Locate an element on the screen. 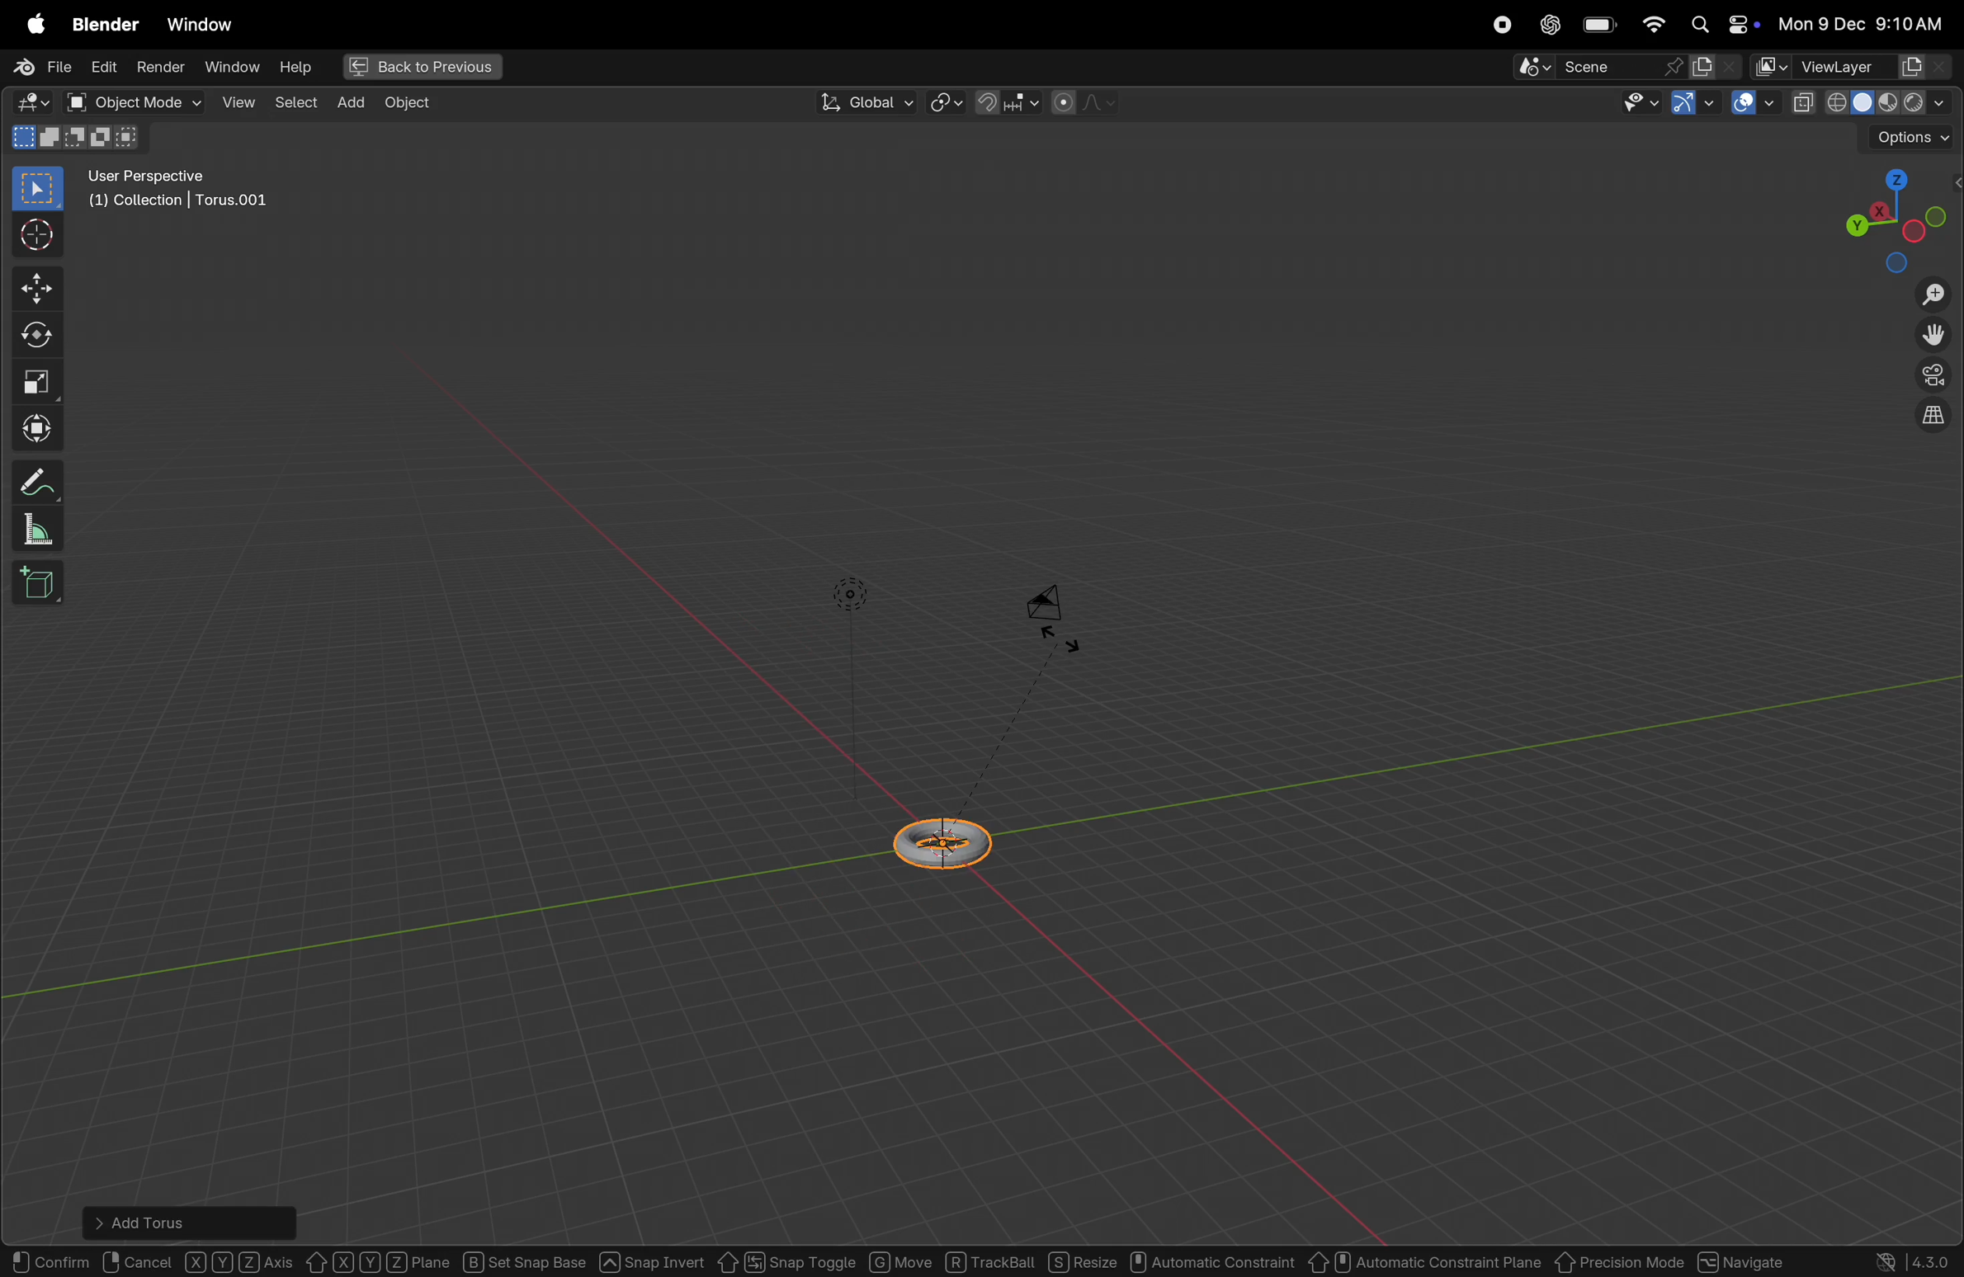 This screenshot has height=1277, width=1964. orthogonal perspective is located at coordinates (1933, 417).